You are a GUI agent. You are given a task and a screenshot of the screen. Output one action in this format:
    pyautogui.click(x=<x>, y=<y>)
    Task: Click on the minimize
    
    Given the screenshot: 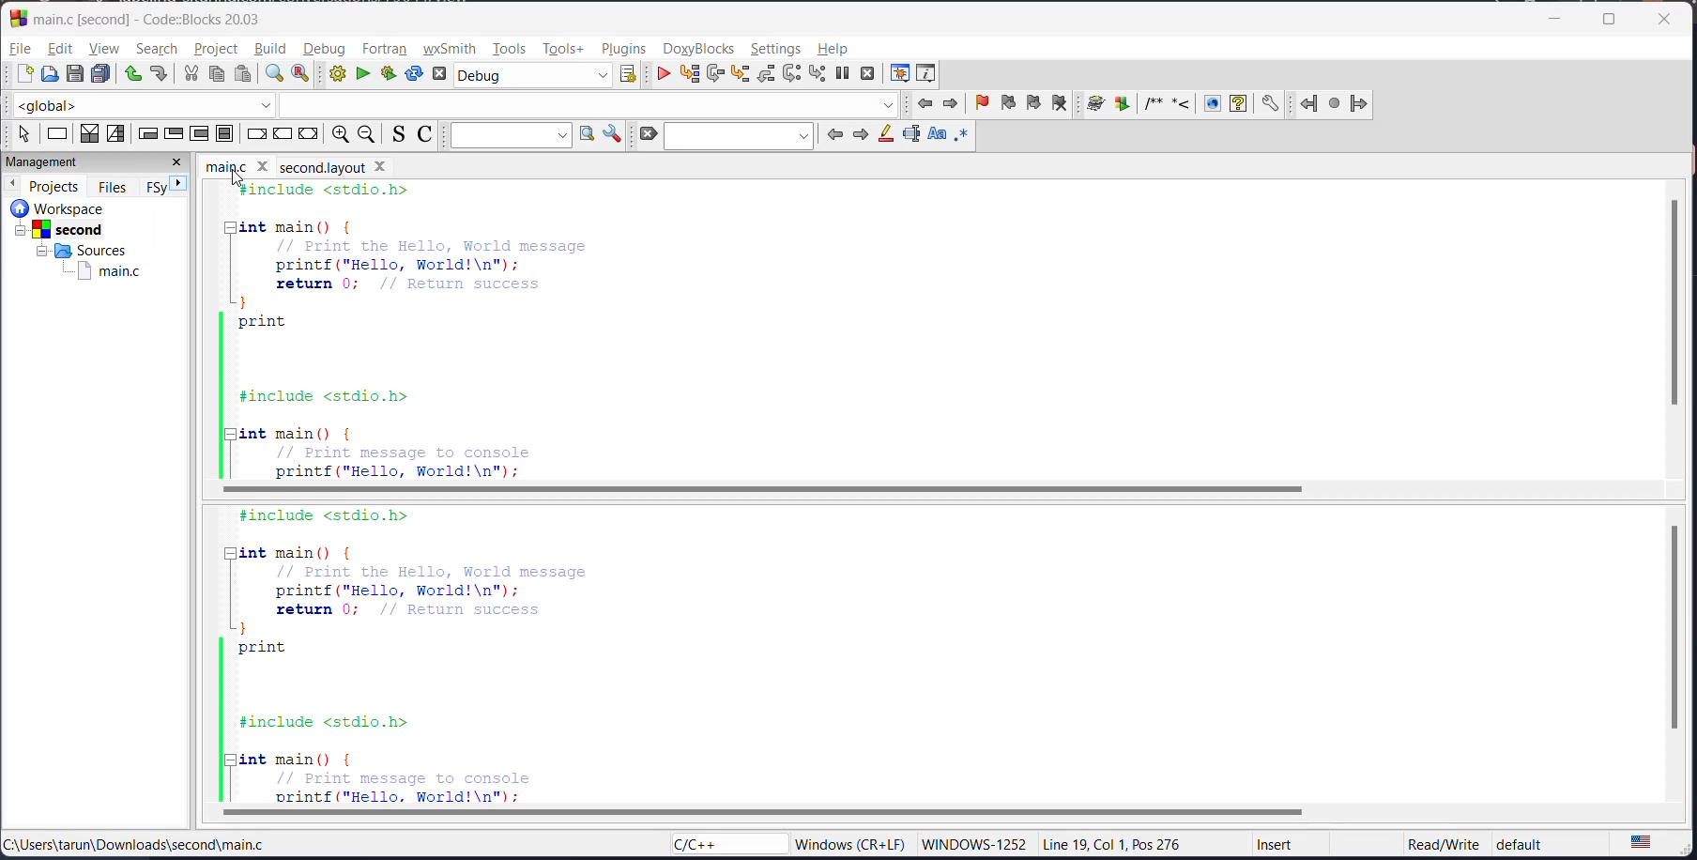 What is the action you would take?
    pyautogui.click(x=1558, y=21)
    